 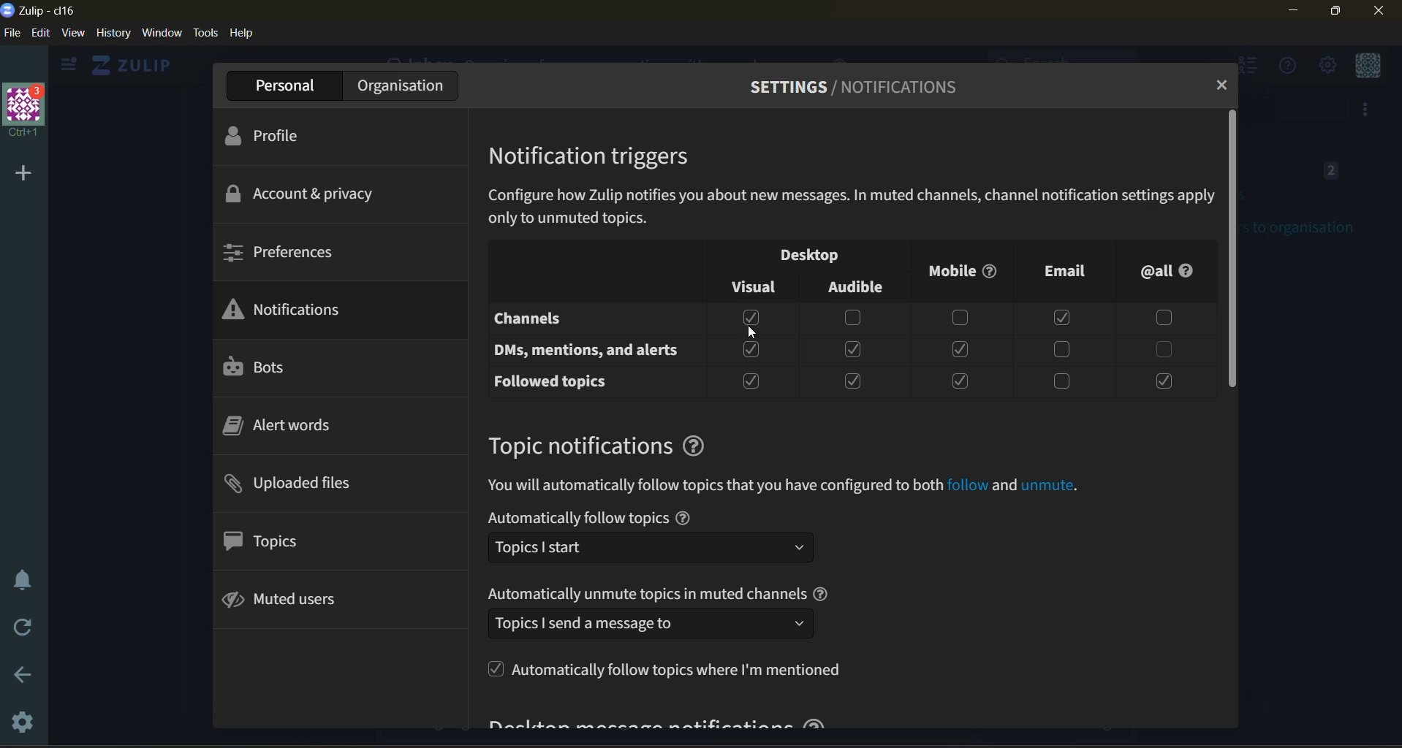 I want to click on organisation, so click(x=404, y=86).